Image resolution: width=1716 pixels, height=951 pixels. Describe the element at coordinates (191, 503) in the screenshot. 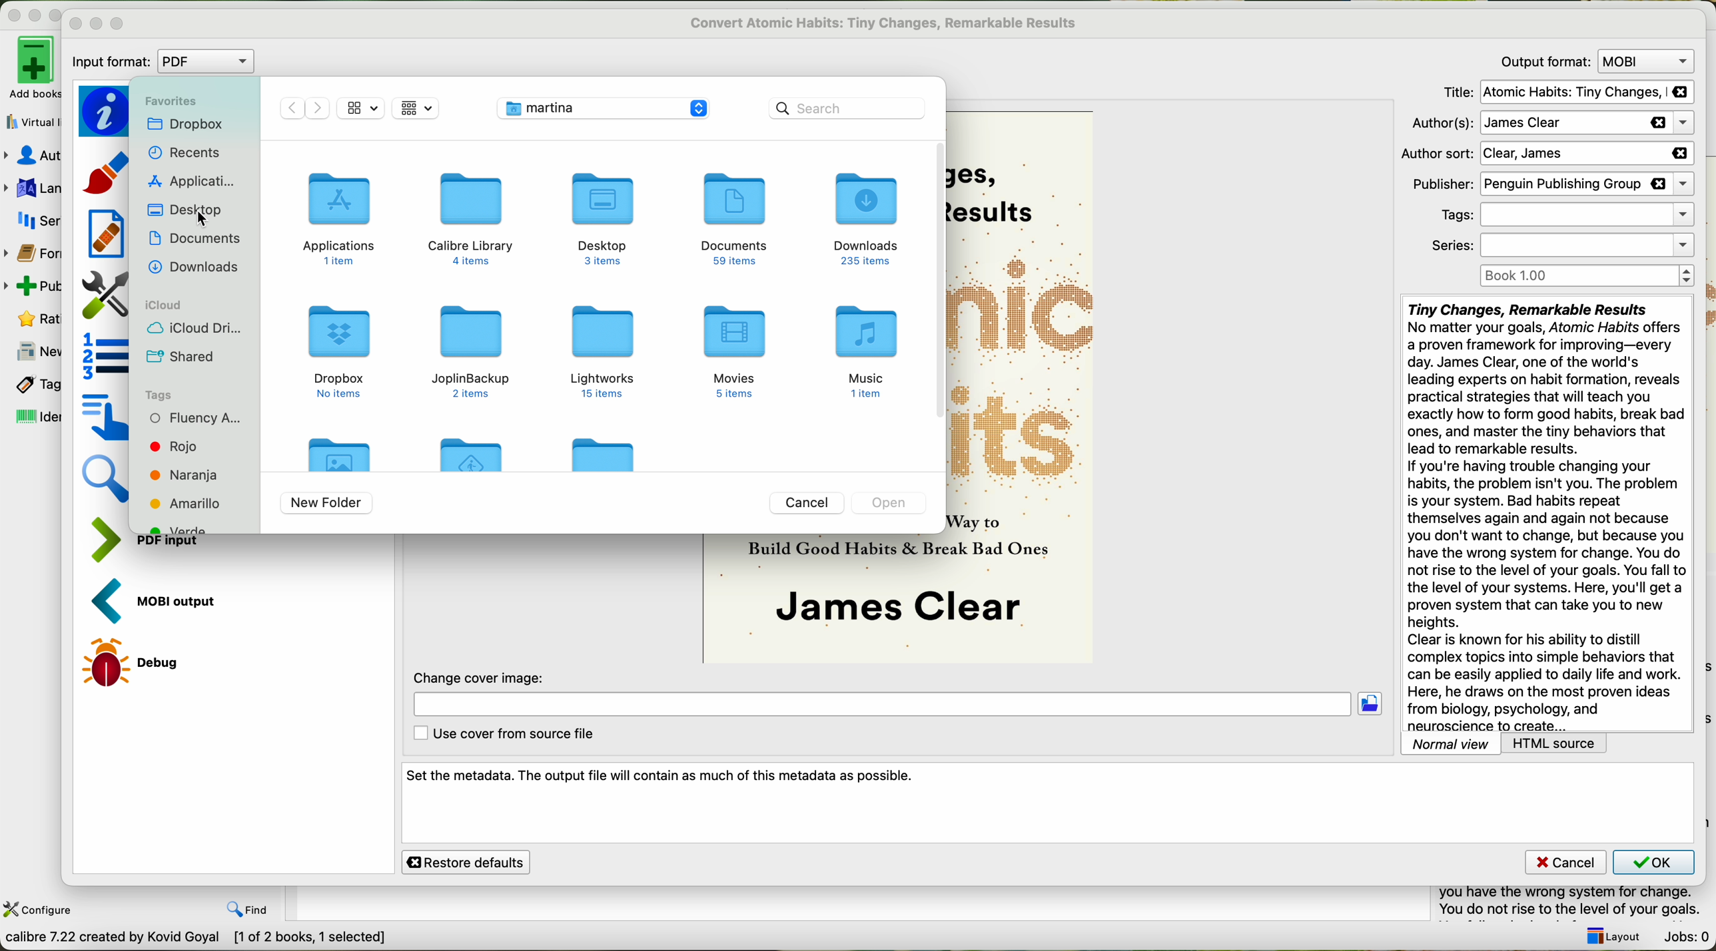

I see `yellow tag` at that location.